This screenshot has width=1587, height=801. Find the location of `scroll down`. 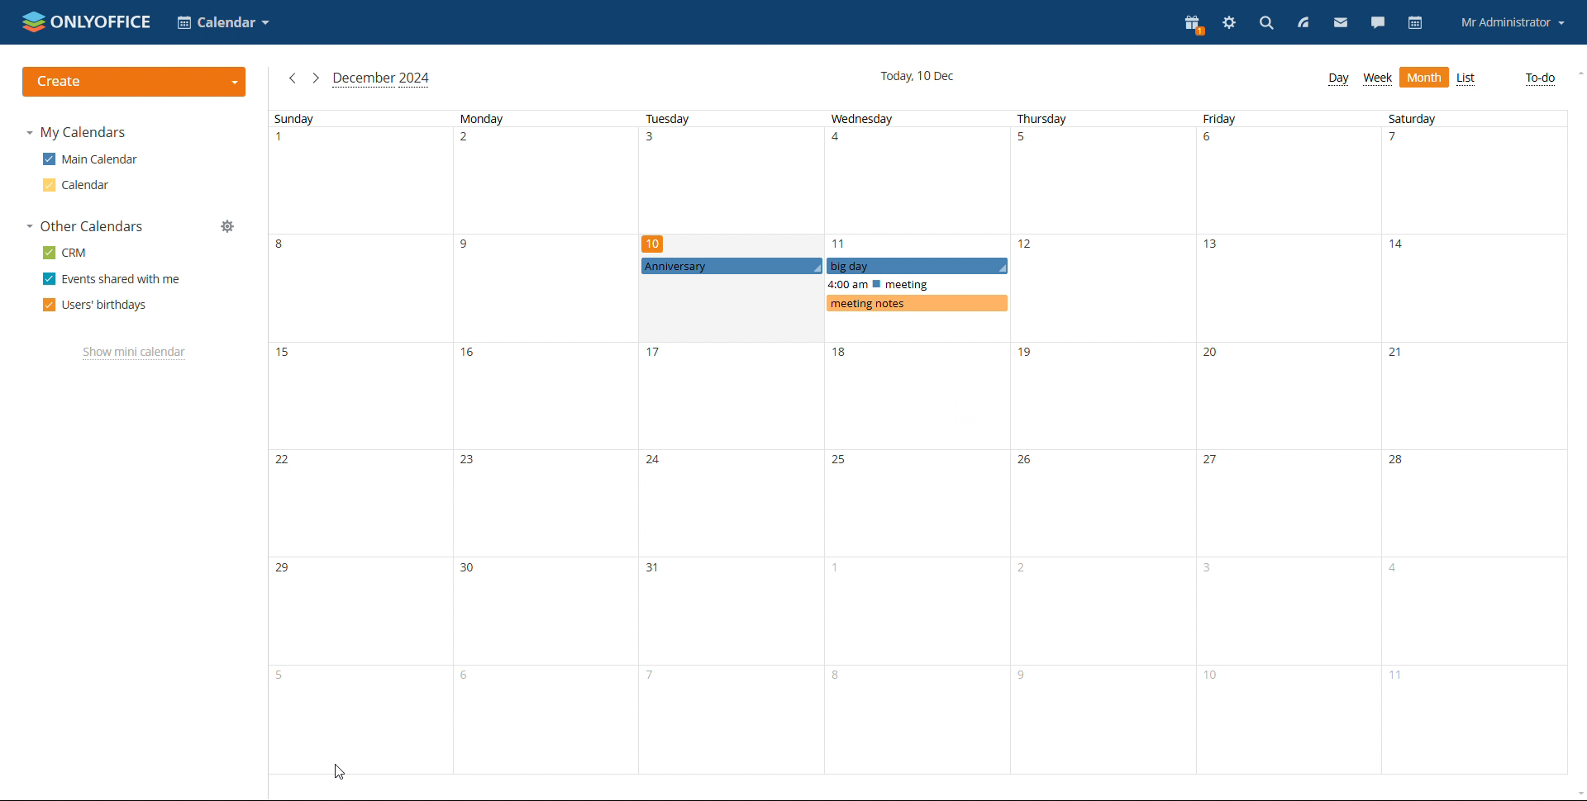

scroll down is located at coordinates (1577, 794).